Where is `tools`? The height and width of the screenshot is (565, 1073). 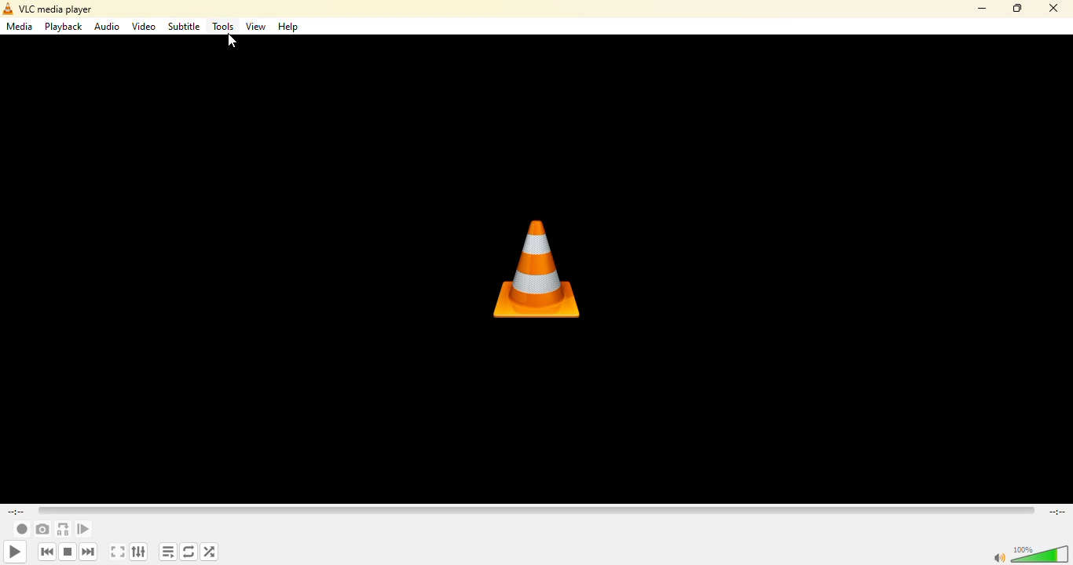
tools is located at coordinates (223, 27).